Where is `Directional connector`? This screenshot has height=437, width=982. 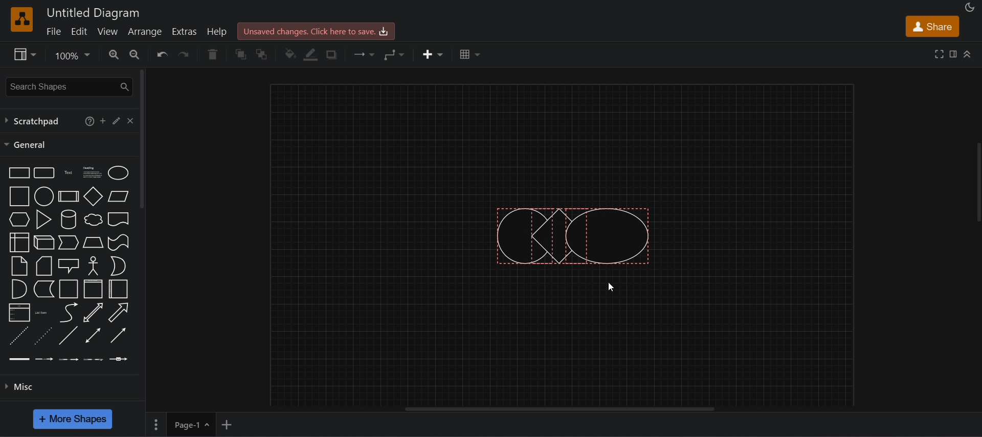
Directional connector is located at coordinates (119, 336).